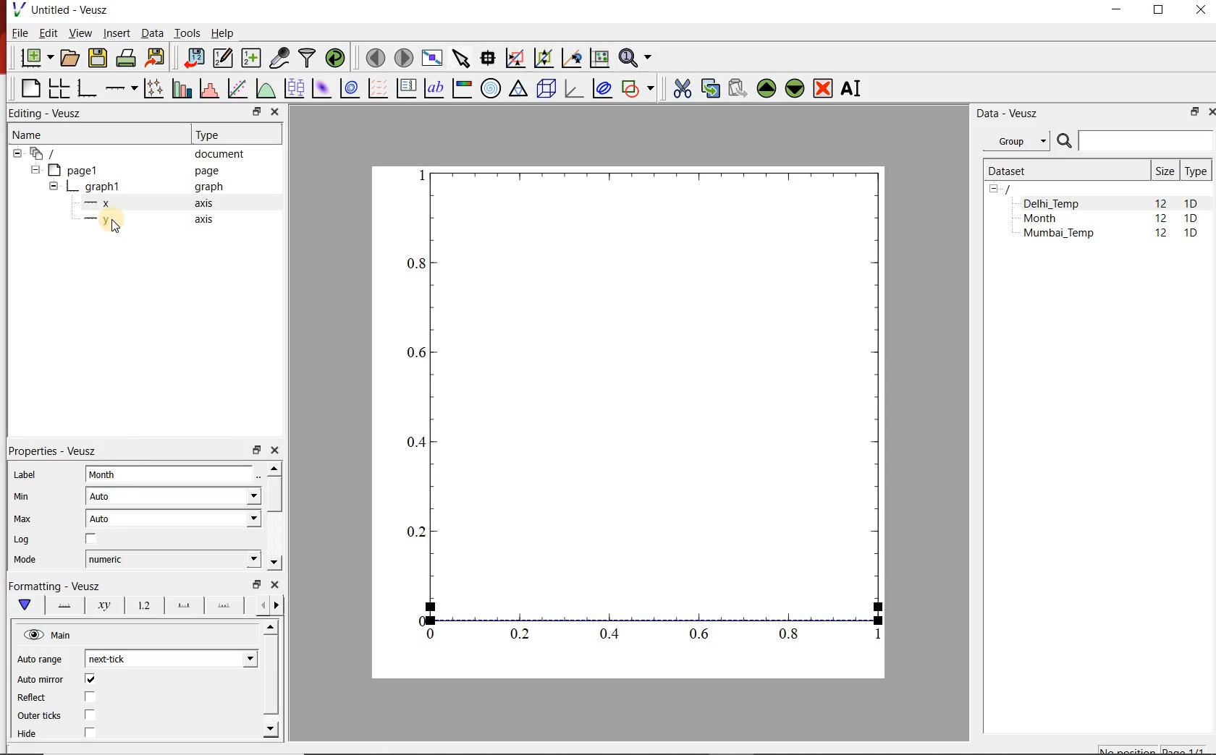  What do you see at coordinates (1191, 203) in the screenshot?
I see `1D` at bounding box center [1191, 203].